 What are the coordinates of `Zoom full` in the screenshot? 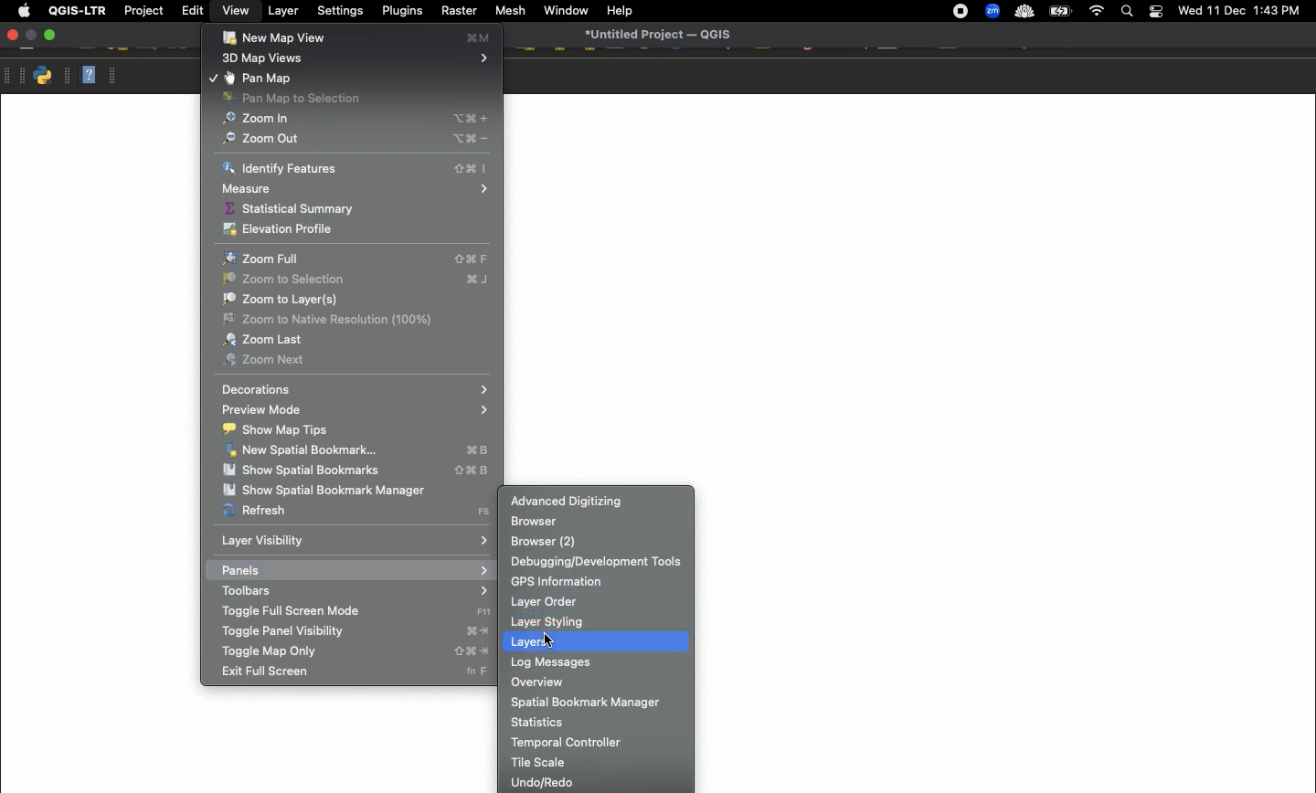 It's located at (358, 259).